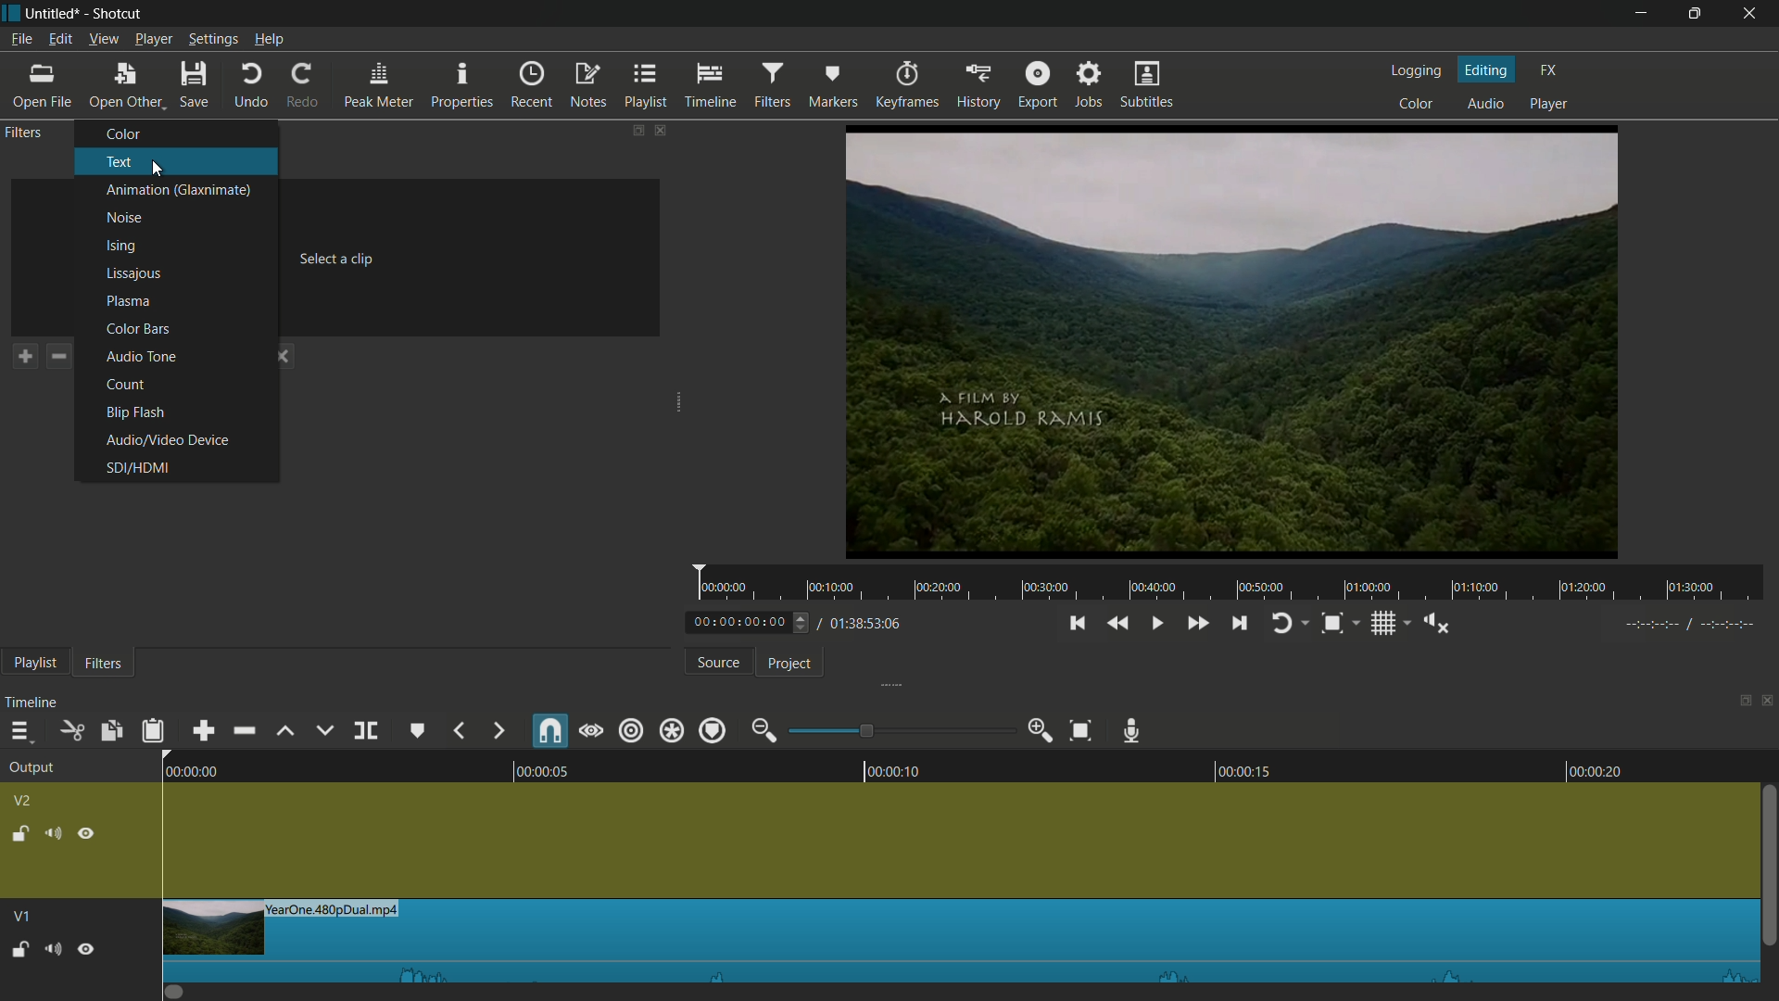 This screenshot has width=1779, height=1001. I want to click on count, so click(127, 386).